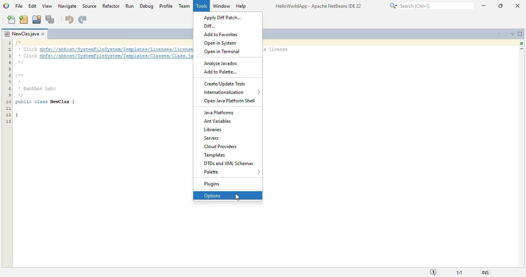 The height and width of the screenshot is (277, 526). What do you see at coordinates (214, 155) in the screenshot?
I see `templates` at bounding box center [214, 155].